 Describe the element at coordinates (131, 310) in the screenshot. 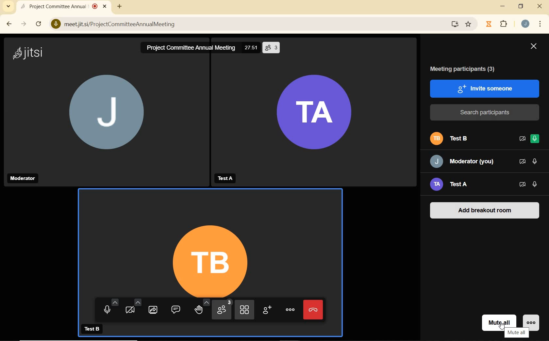

I see `CAMERA` at that location.